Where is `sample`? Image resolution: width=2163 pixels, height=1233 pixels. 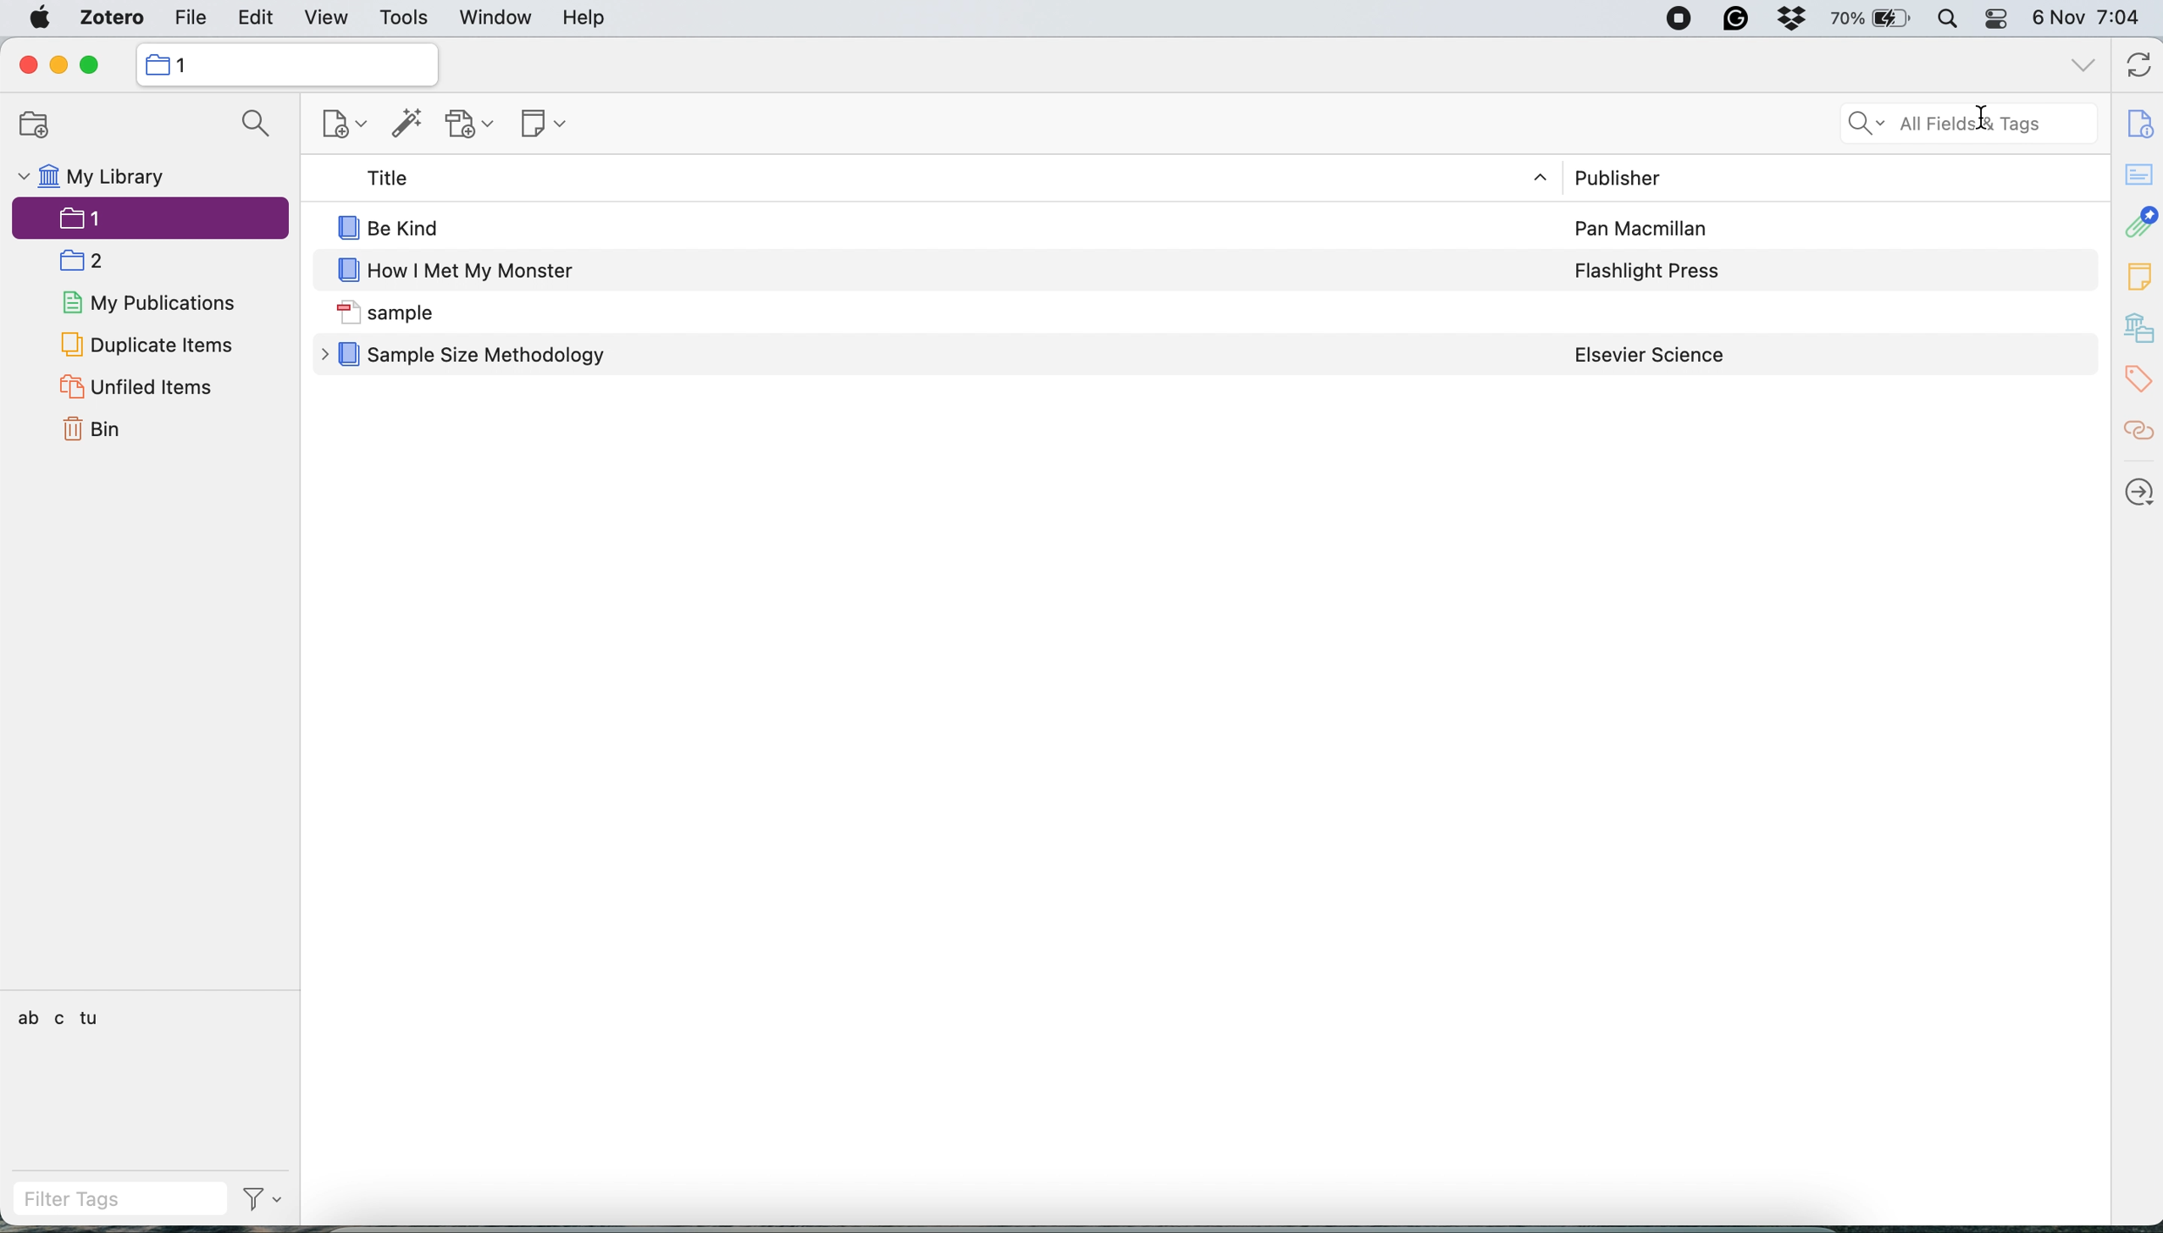
sample is located at coordinates (418, 314).